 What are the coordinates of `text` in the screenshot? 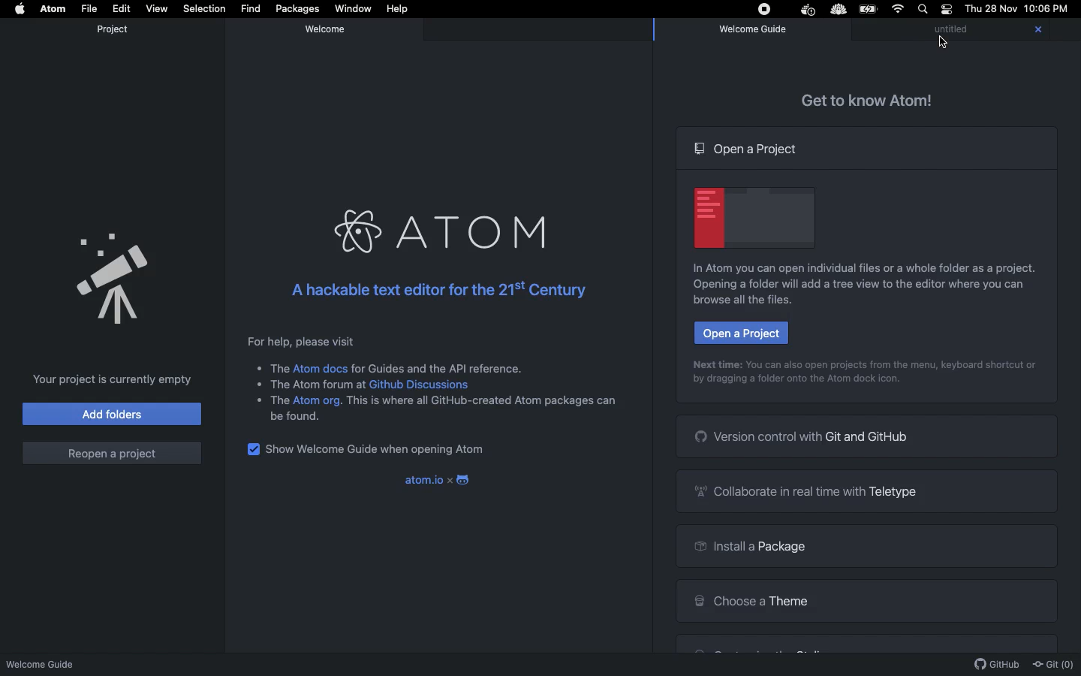 It's located at (482, 400).